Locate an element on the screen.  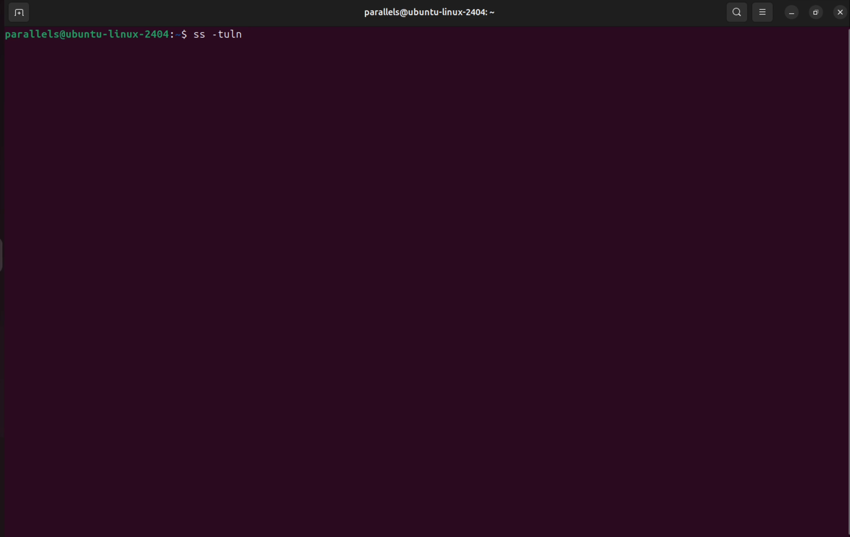
resize is located at coordinates (817, 12).